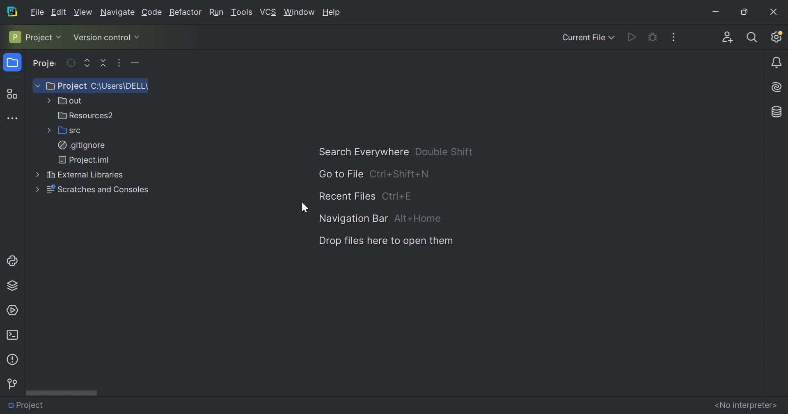 The image size is (788, 414). I want to click on Fiele, so click(38, 11).